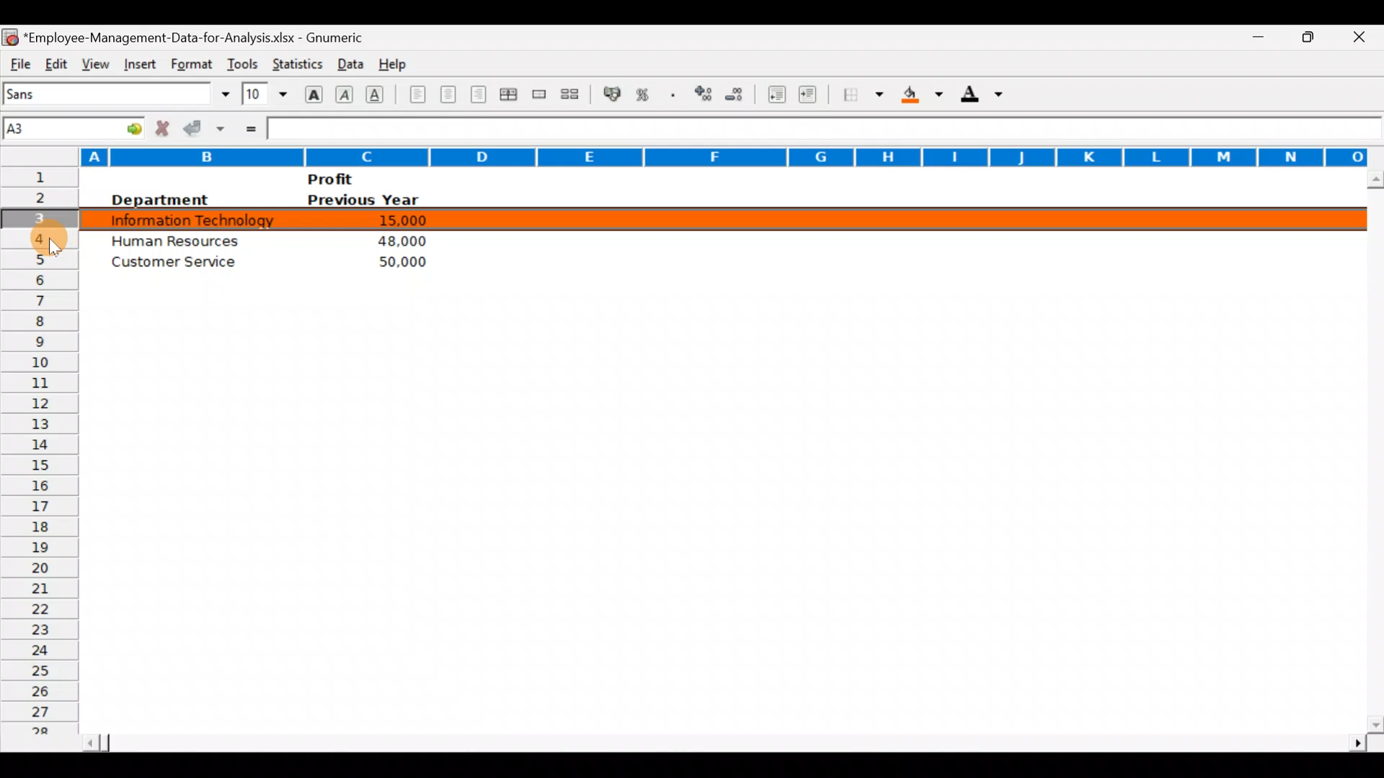 The height and width of the screenshot is (778, 1384). What do you see at coordinates (449, 97) in the screenshot?
I see `Centre horizontally` at bounding box center [449, 97].